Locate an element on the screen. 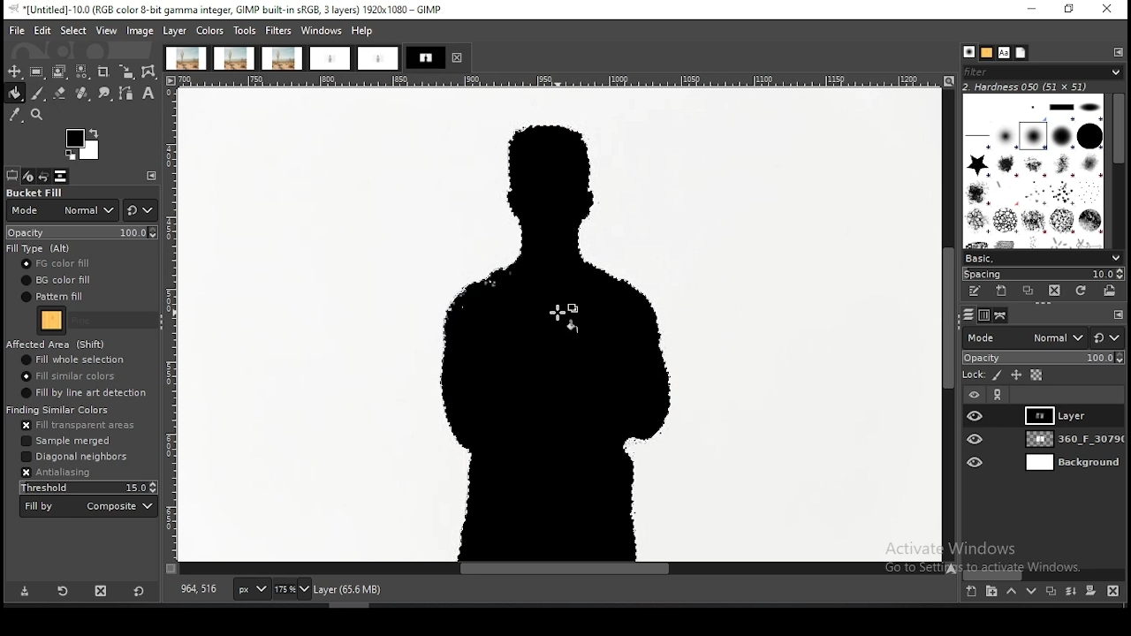  delete layer is located at coordinates (1116, 593).